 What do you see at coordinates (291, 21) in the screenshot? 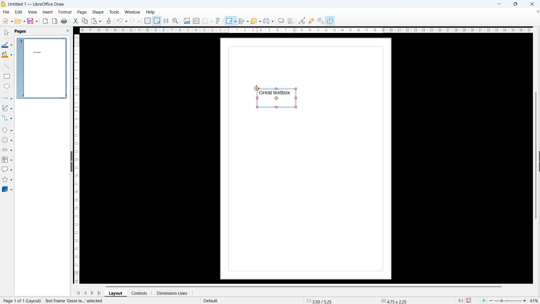
I see `crop image` at bounding box center [291, 21].